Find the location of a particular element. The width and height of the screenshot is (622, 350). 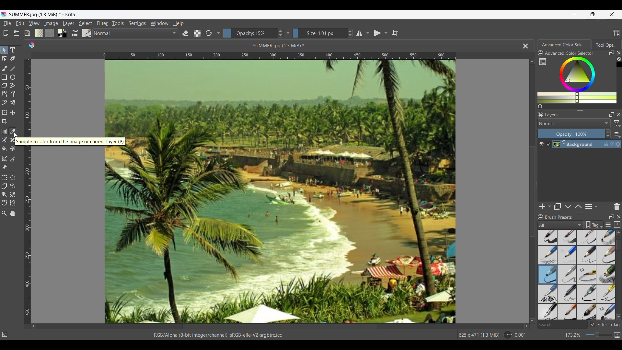

No selection is located at coordinates (5, 334).